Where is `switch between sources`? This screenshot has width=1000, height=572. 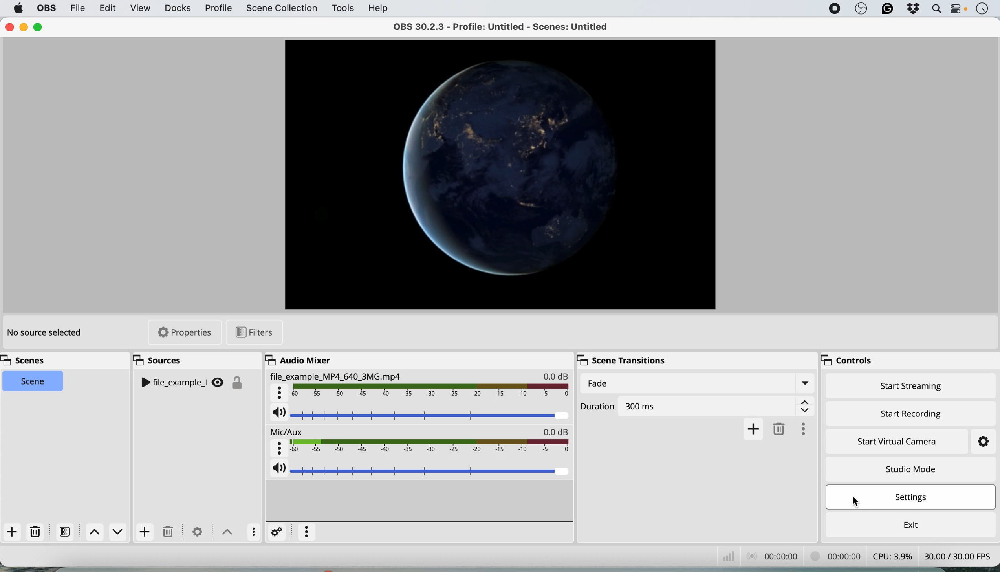
switch between sources is located at coordinates (225, 531).